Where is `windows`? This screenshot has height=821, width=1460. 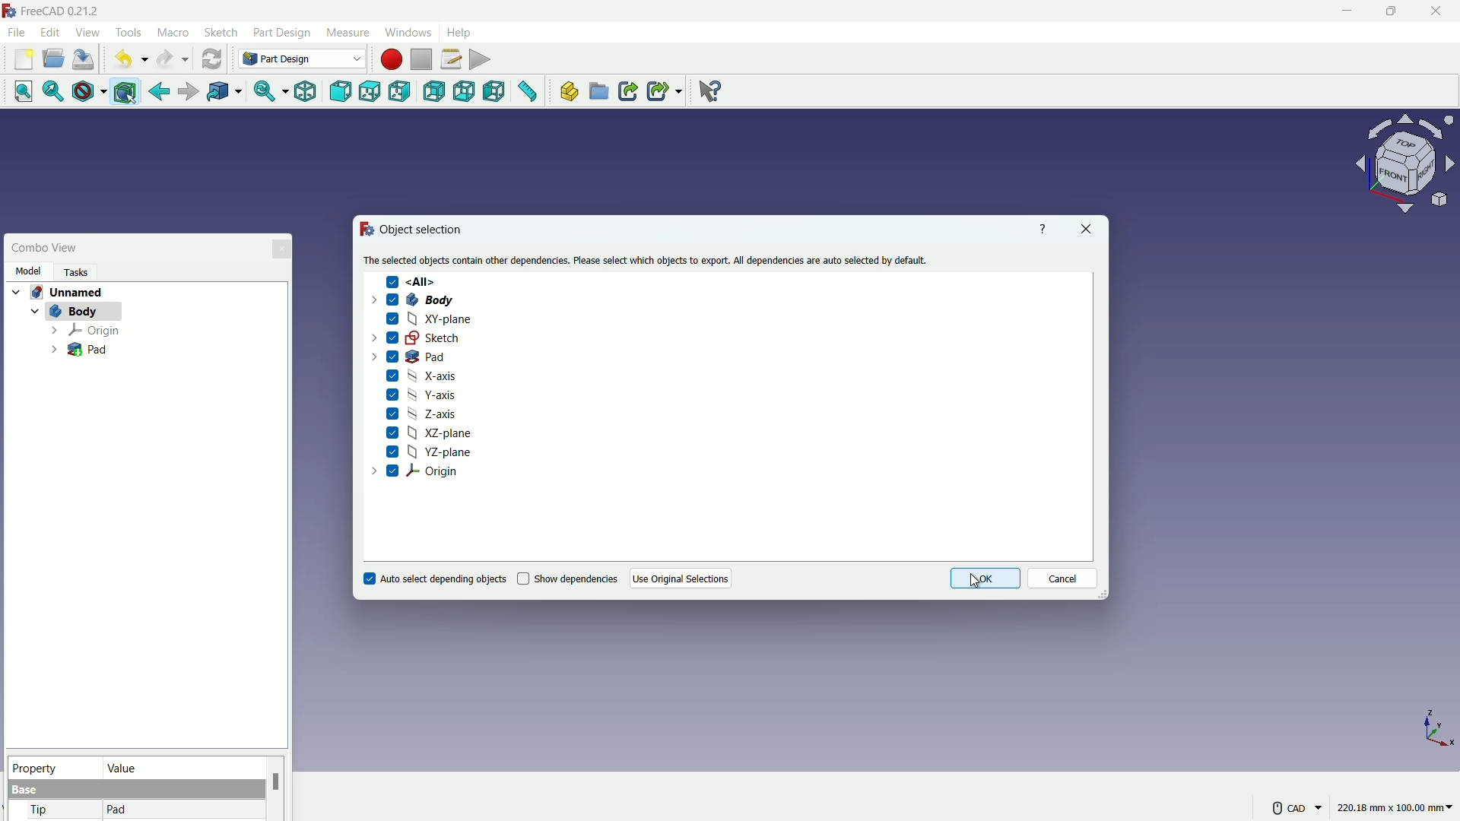 windows is located at coordinates (407, 32).